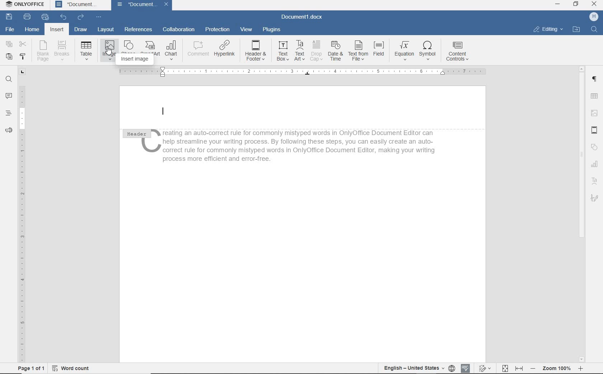 Image resolution: width=603 pixels, height=374 pixels. Describe the element at coordinates (178, 29) in the screenshot. I see `COLLABORATION` at that location.